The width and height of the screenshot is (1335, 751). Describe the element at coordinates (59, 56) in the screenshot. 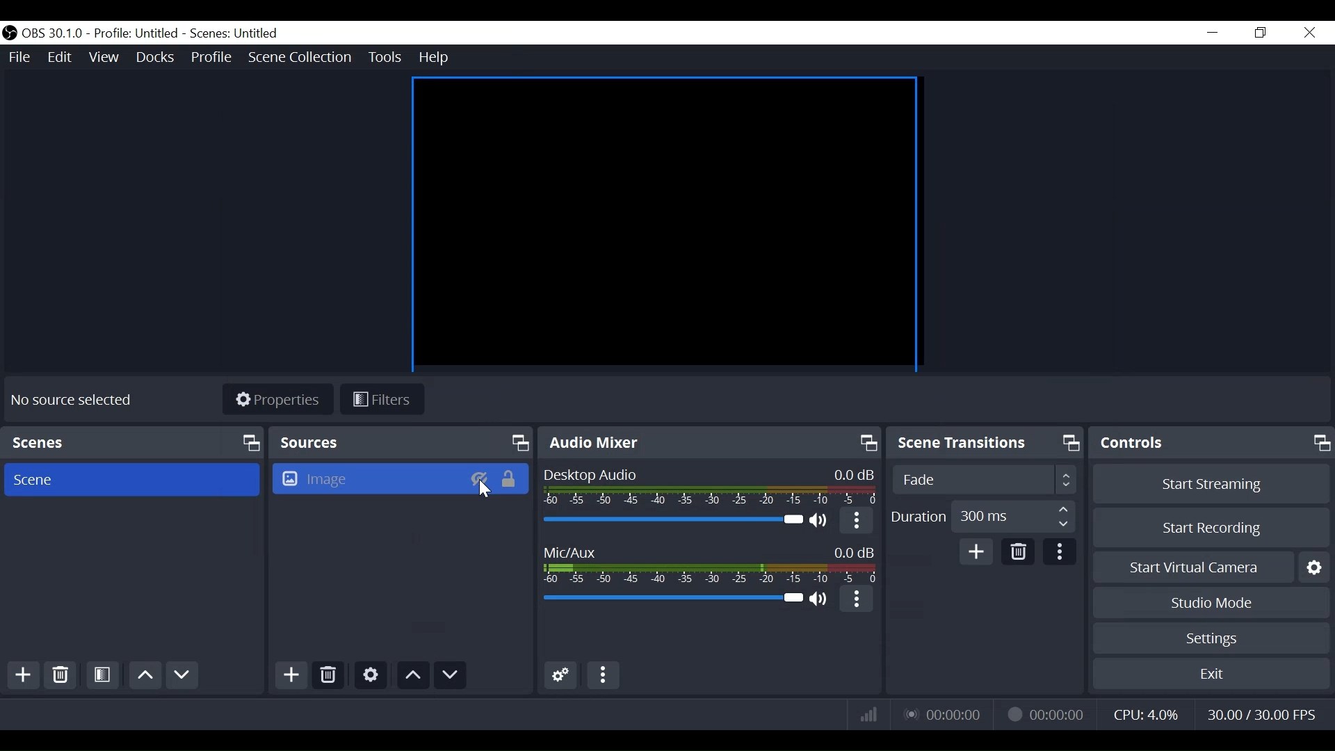

I see `Edit` at that location.